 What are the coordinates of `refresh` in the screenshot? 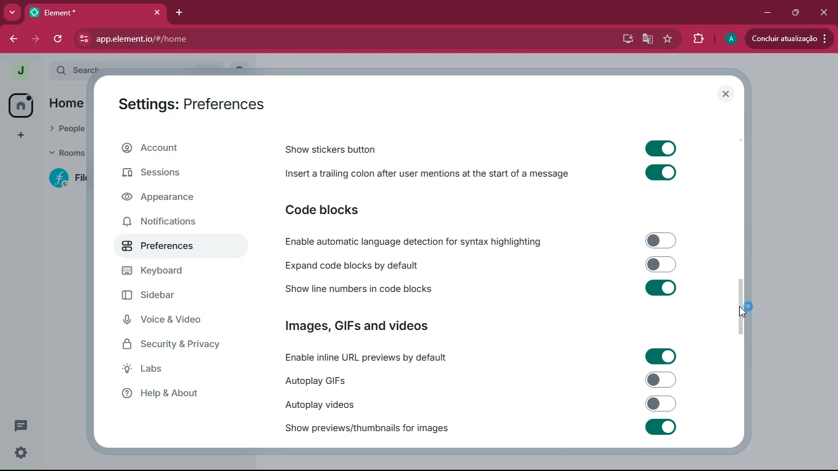 It's located at (56, 39).